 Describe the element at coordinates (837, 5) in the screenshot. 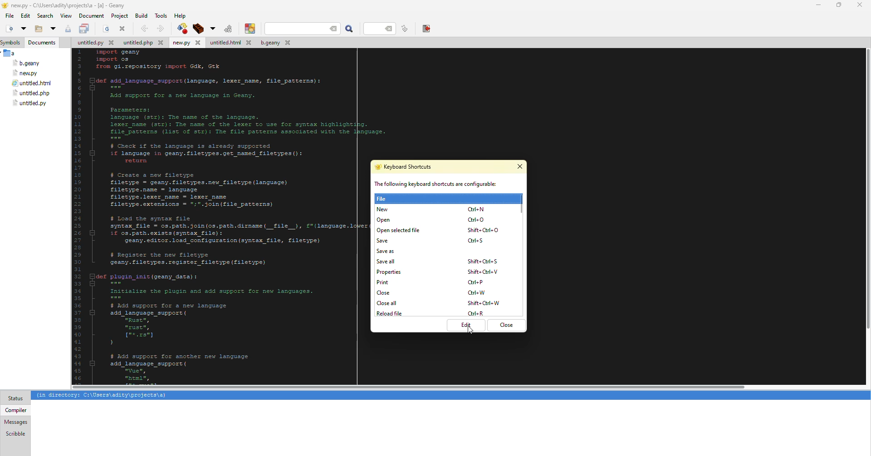

I see `maximize` at that location.